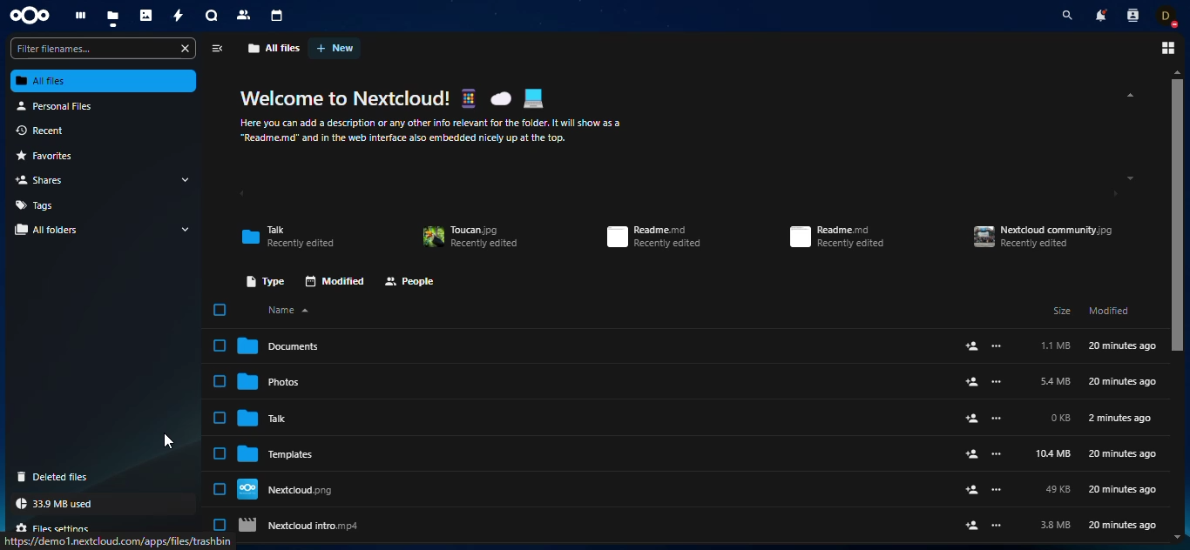 The width and height of the screenshot is (1190, 550). Describe the element at coordinates (1067, 15) in the screenshot. I see `Search` at that location.